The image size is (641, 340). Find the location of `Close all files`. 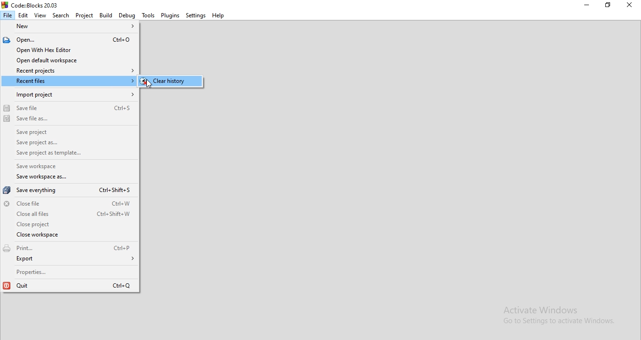

Close all files is located at coordinates (69, 214).